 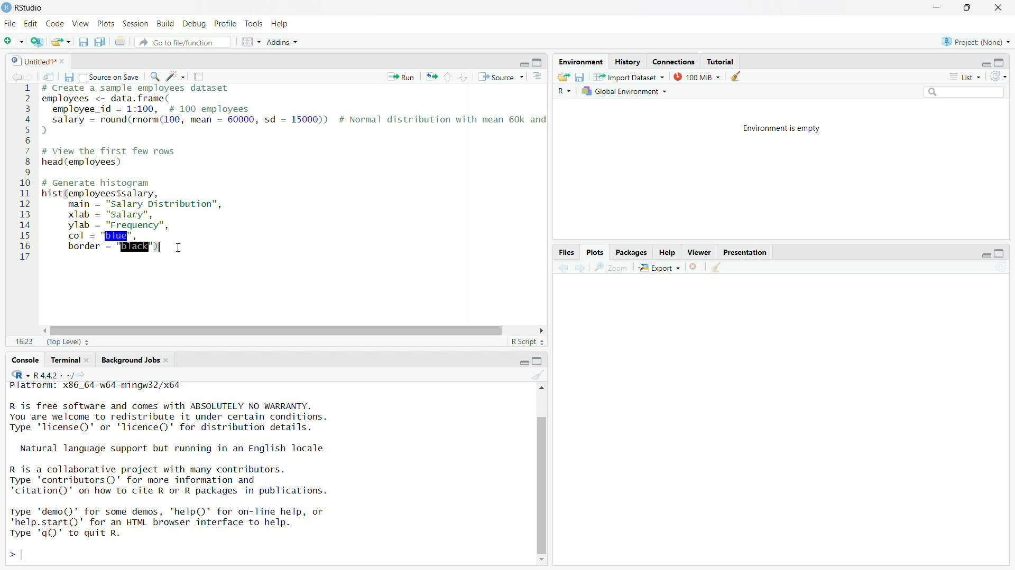 What do you see at coordinates (43, 330) in the screenshot?
I see `scroll left` at bounding box center [43, 330].